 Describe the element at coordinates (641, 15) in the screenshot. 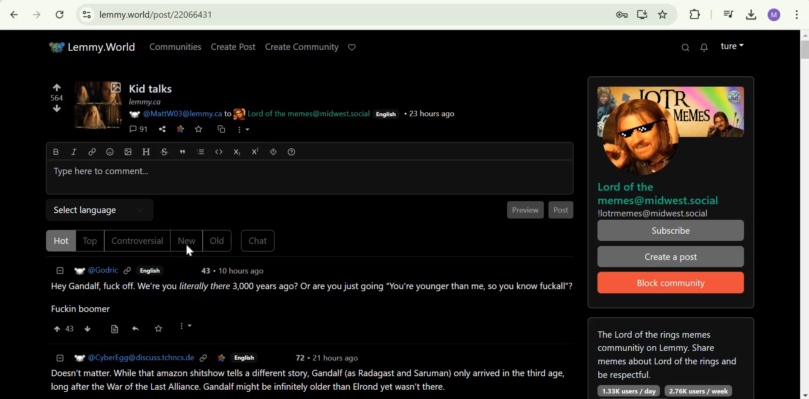

I see `Install lemmy.world` at that location.